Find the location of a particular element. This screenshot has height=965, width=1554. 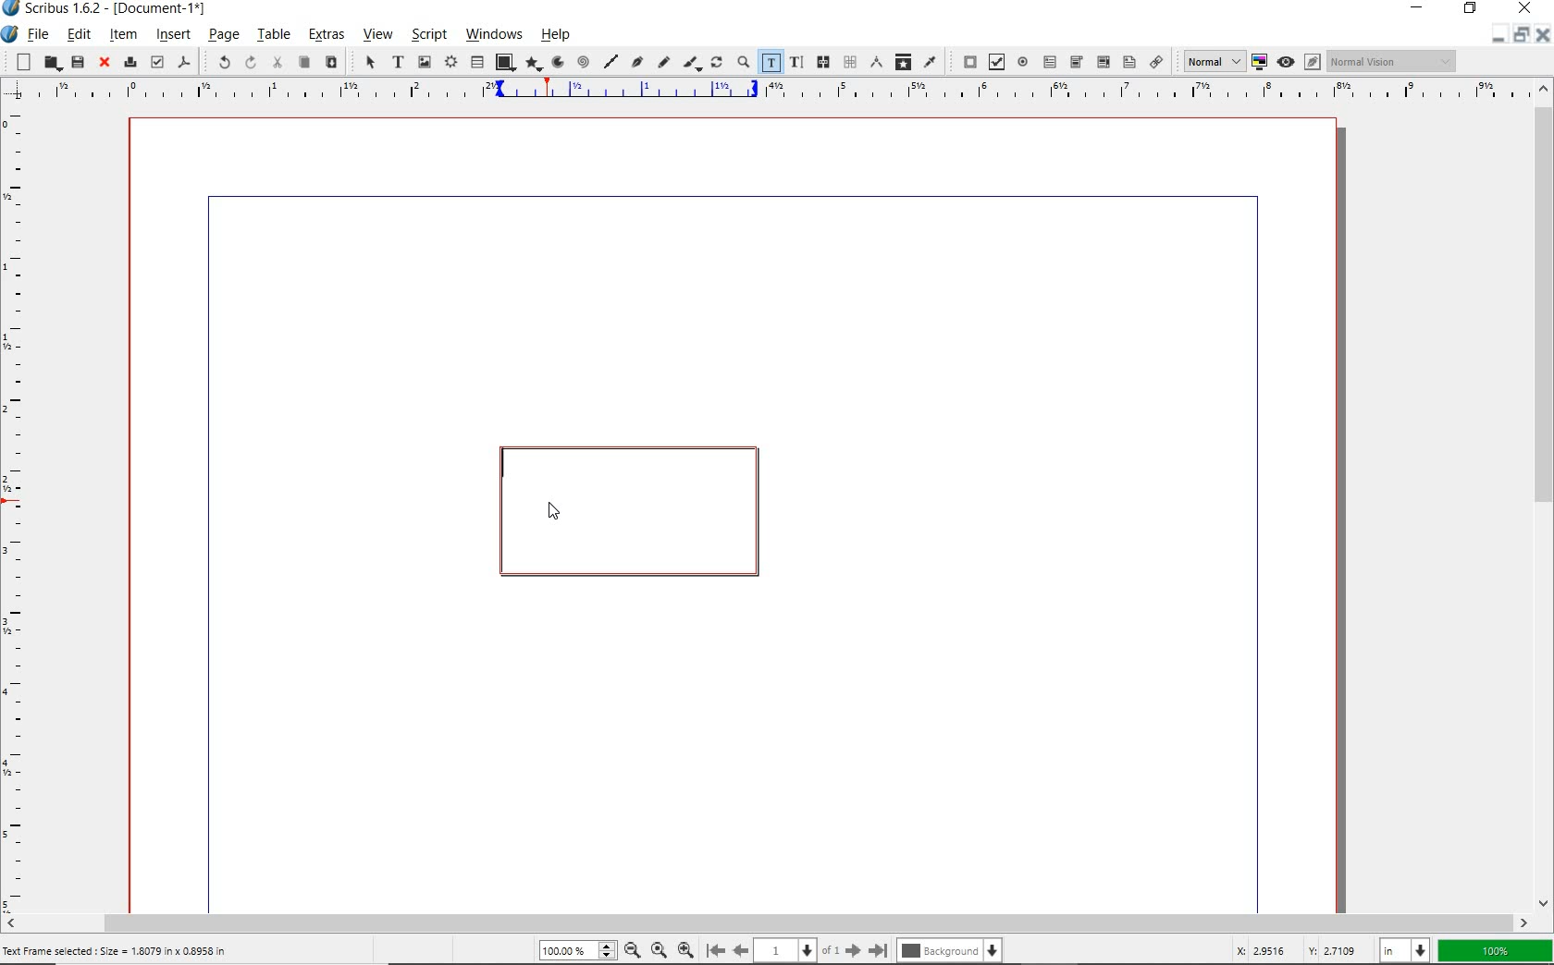

pdf radio button is located at coordinates (1023, 62).